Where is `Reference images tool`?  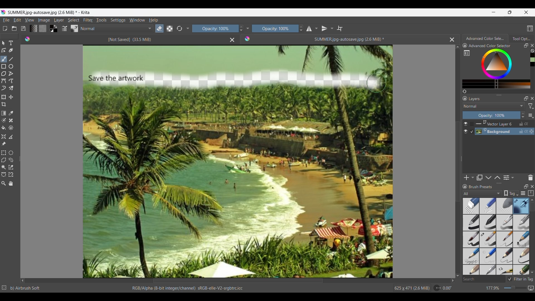 Reference images tool is located at coordinates (4, 144).